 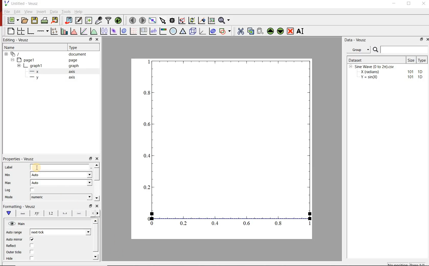 What do you see at coordinates (97, 158) in the screenshot?
I see `Close` at bounding box center [97, 158].